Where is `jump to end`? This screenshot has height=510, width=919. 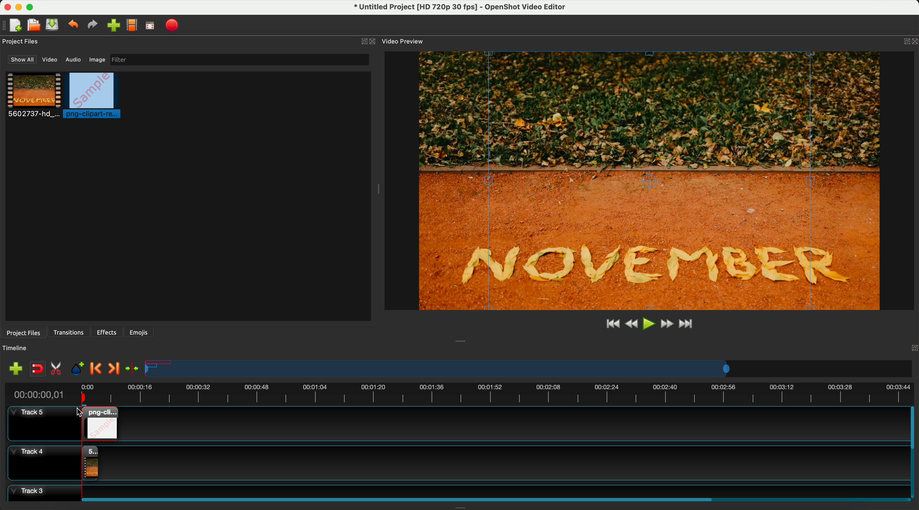
jump to end is located at coordinates (687, 325).